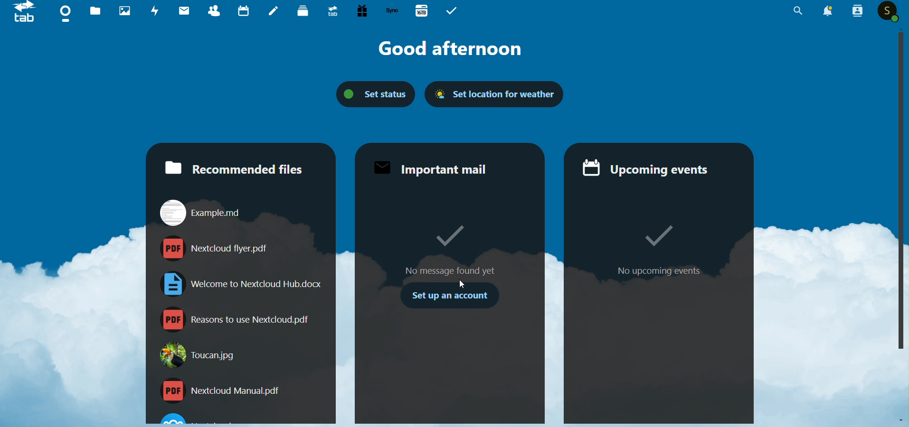  What do you see at coordinates (656, 300) in the screenshot?
I see `No upcoming events` at bounding box center [656, 300].